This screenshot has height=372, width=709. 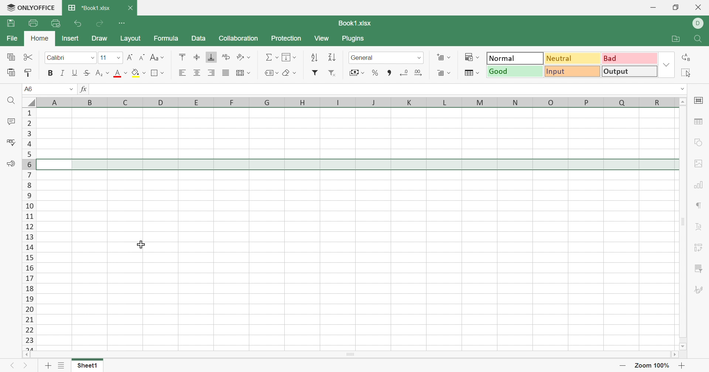 What do you see at coordinates (677, 354) in the screenshot?
I see `Scroll Right` at bounding box center [677, 354].